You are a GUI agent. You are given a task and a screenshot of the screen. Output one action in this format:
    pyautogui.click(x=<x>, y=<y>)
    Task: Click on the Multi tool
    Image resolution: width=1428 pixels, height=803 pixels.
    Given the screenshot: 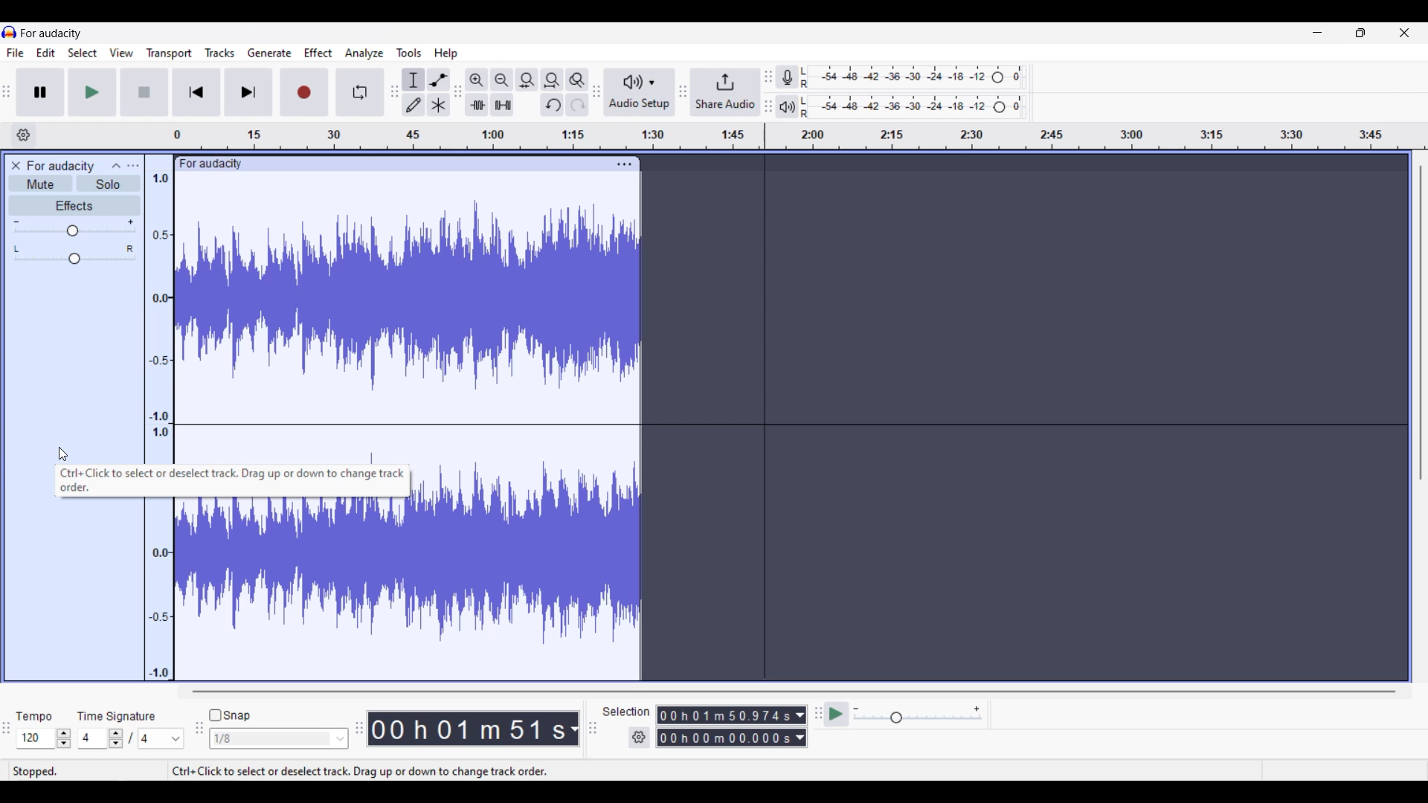 What is the action you would take?
    pyautogui.click(x=439, y=105)
    